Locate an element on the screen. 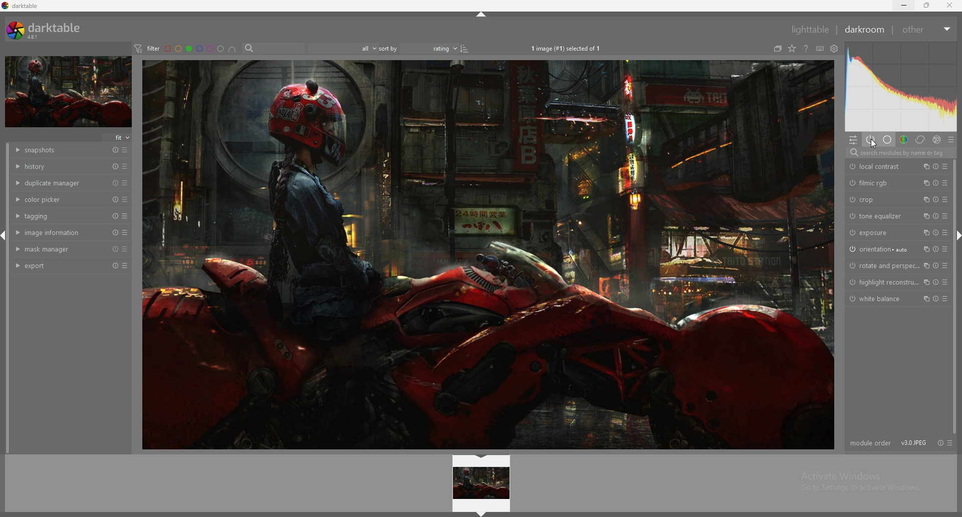  reset is located at coordinates (116, 200).